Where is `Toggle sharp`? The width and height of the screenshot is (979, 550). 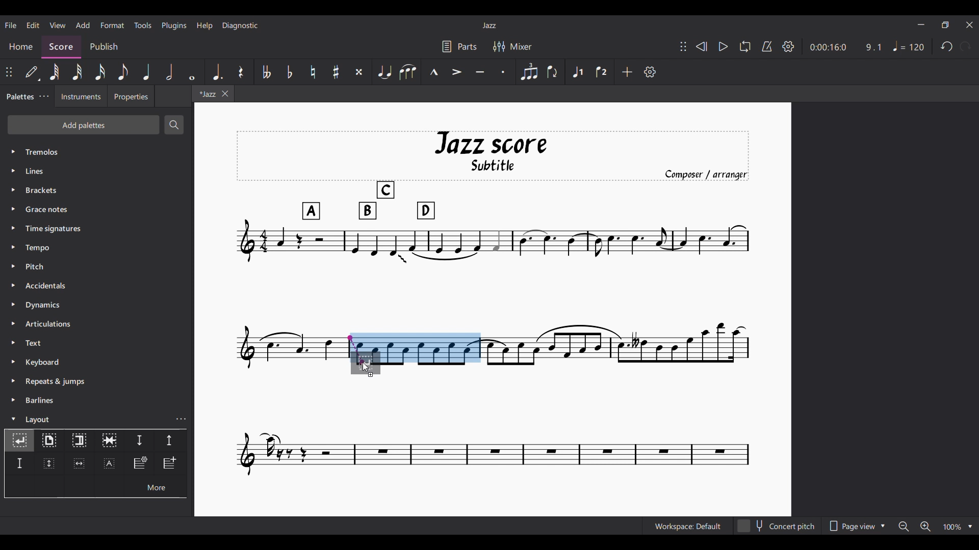
Toggle sharp is located at coordinates (337, 72).